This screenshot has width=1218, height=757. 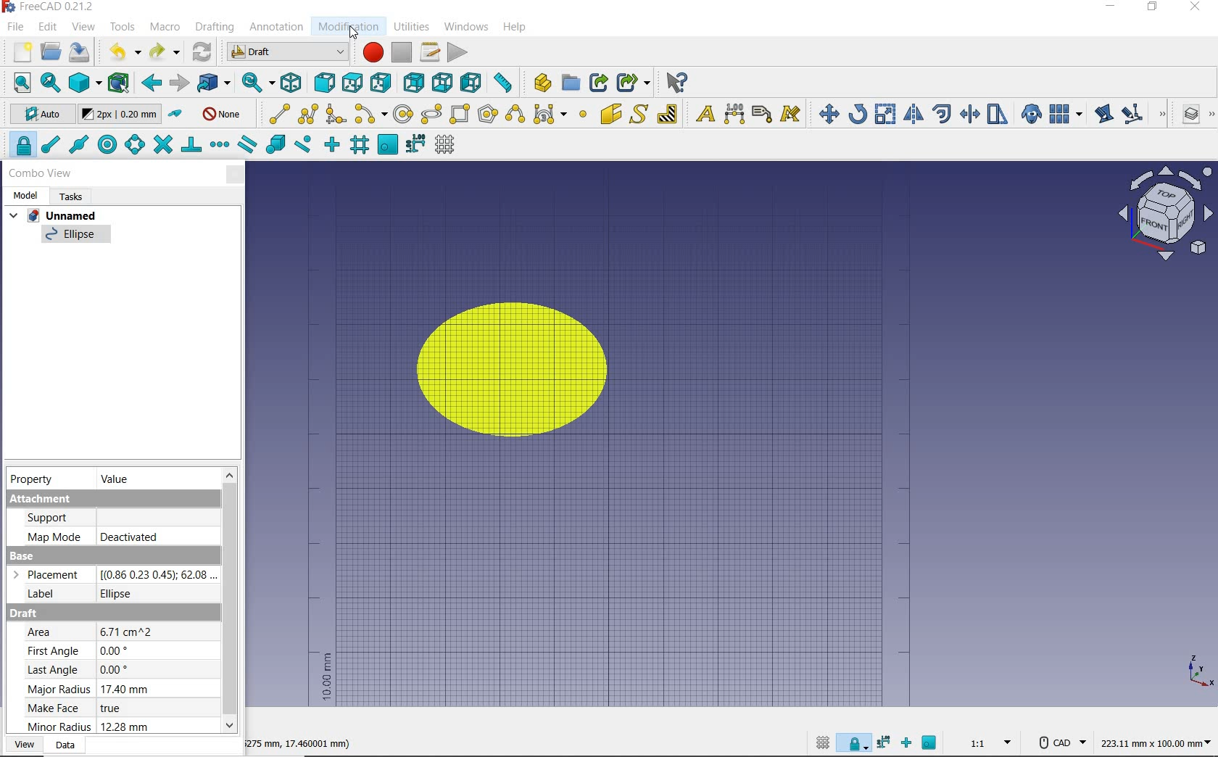 I want to click on trimex, so click(x=969, y=114).